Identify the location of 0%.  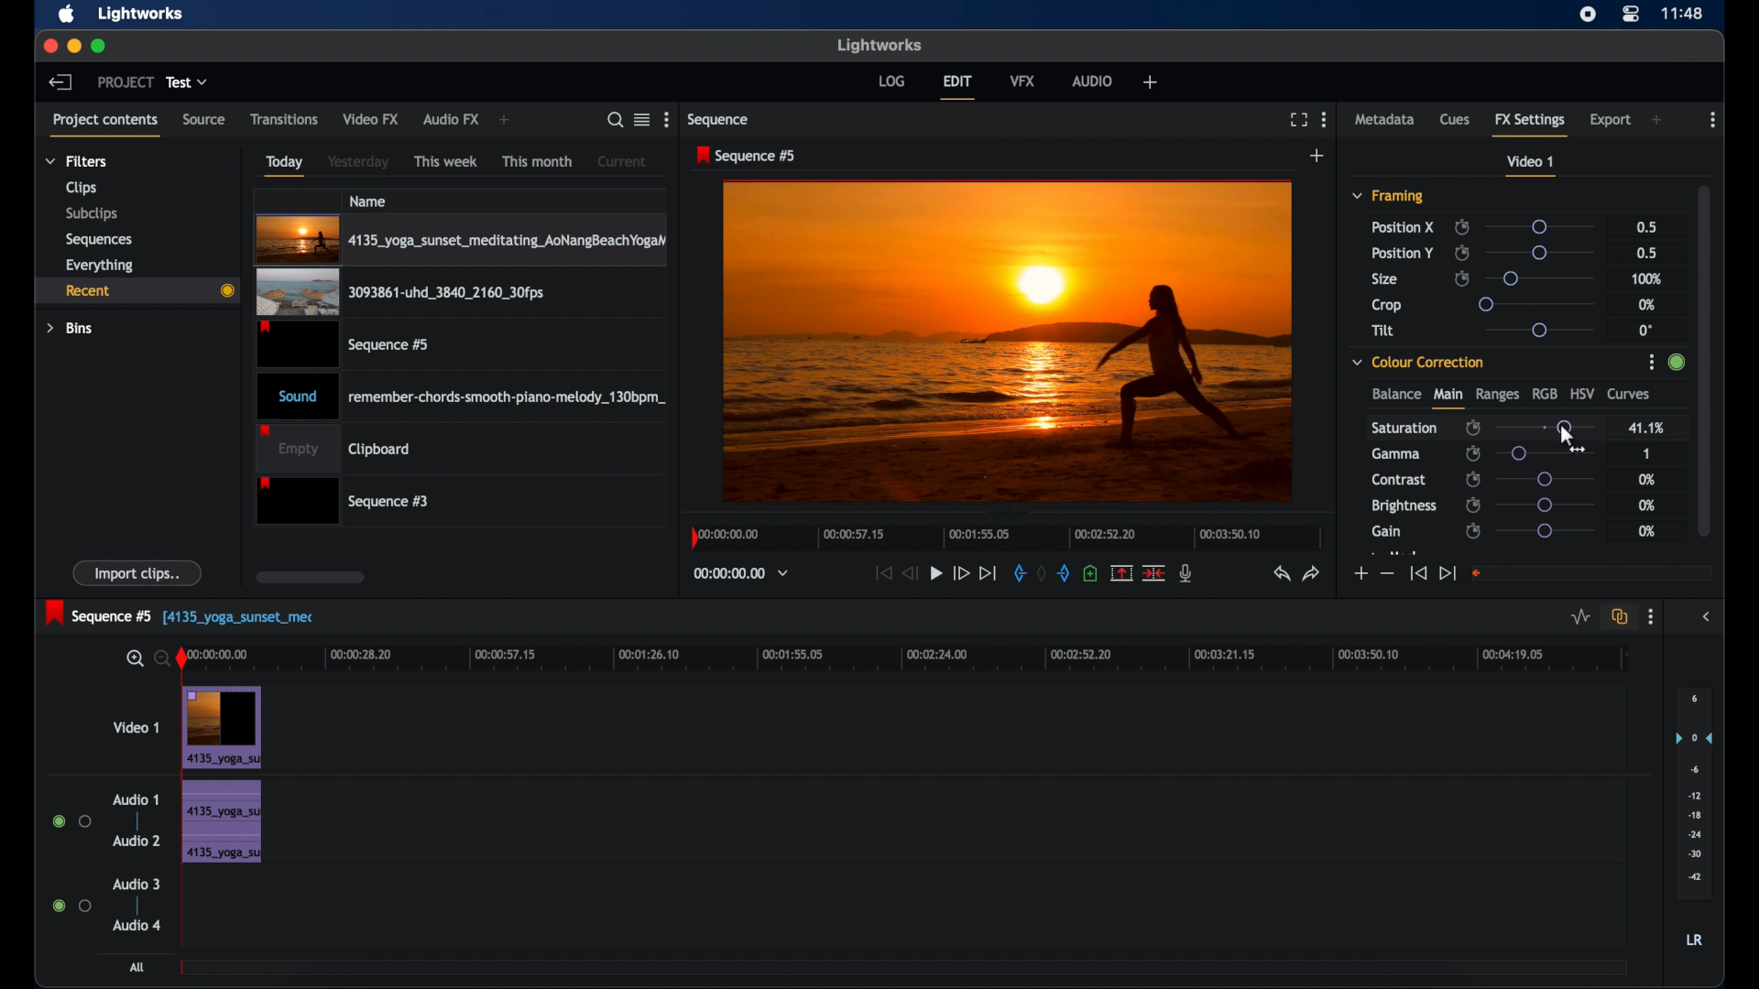
(1648, 304).